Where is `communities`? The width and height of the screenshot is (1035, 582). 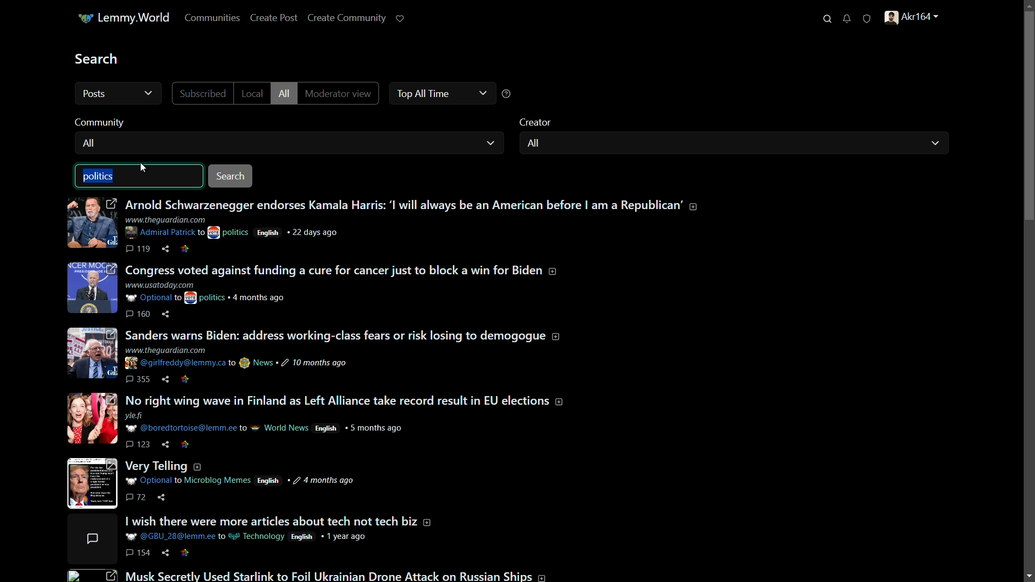 communities is located at coordinates (211, 18).